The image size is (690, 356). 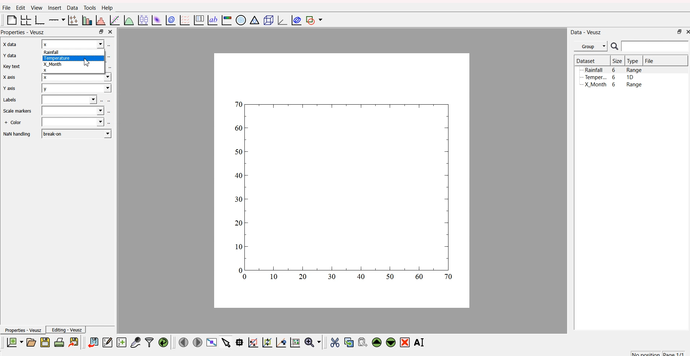 What do you see at coordinates (107, 341) in the screenshot?
I see `editor` at bounding box center [107, 341].